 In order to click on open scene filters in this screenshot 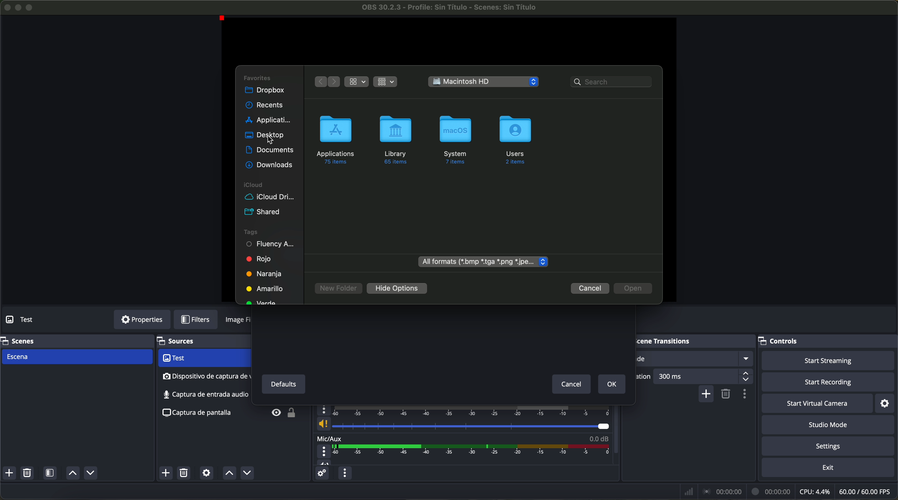, I will do `click(51, 474)`.